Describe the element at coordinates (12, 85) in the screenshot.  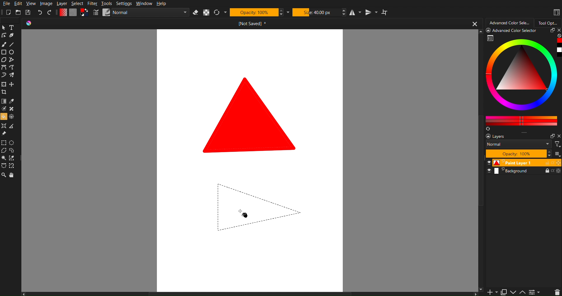
I see `Create` at that location.